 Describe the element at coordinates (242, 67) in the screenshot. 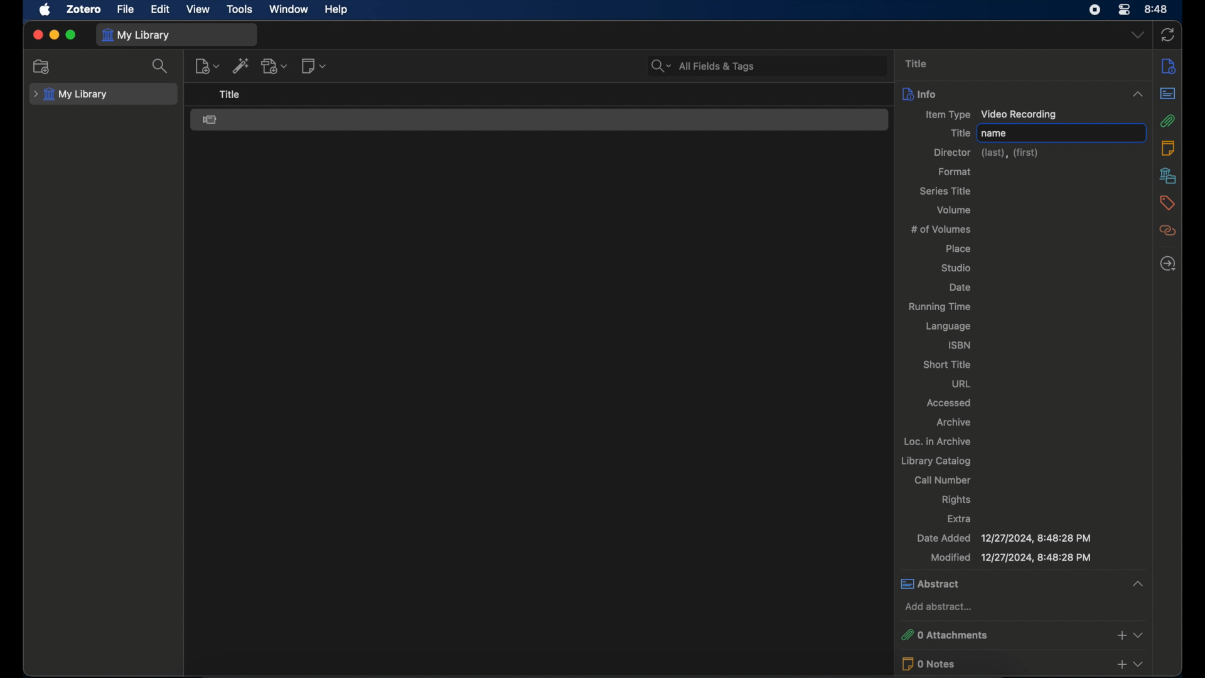

I see `add item by identifier` at that location.